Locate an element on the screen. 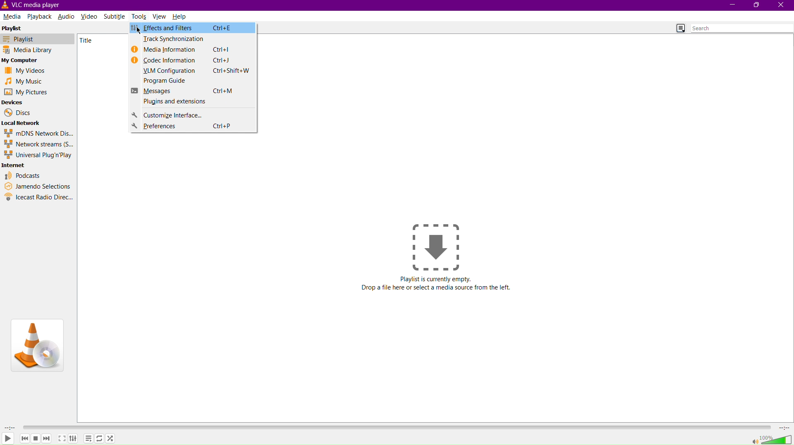  Help is located at coordinates (180, 16).